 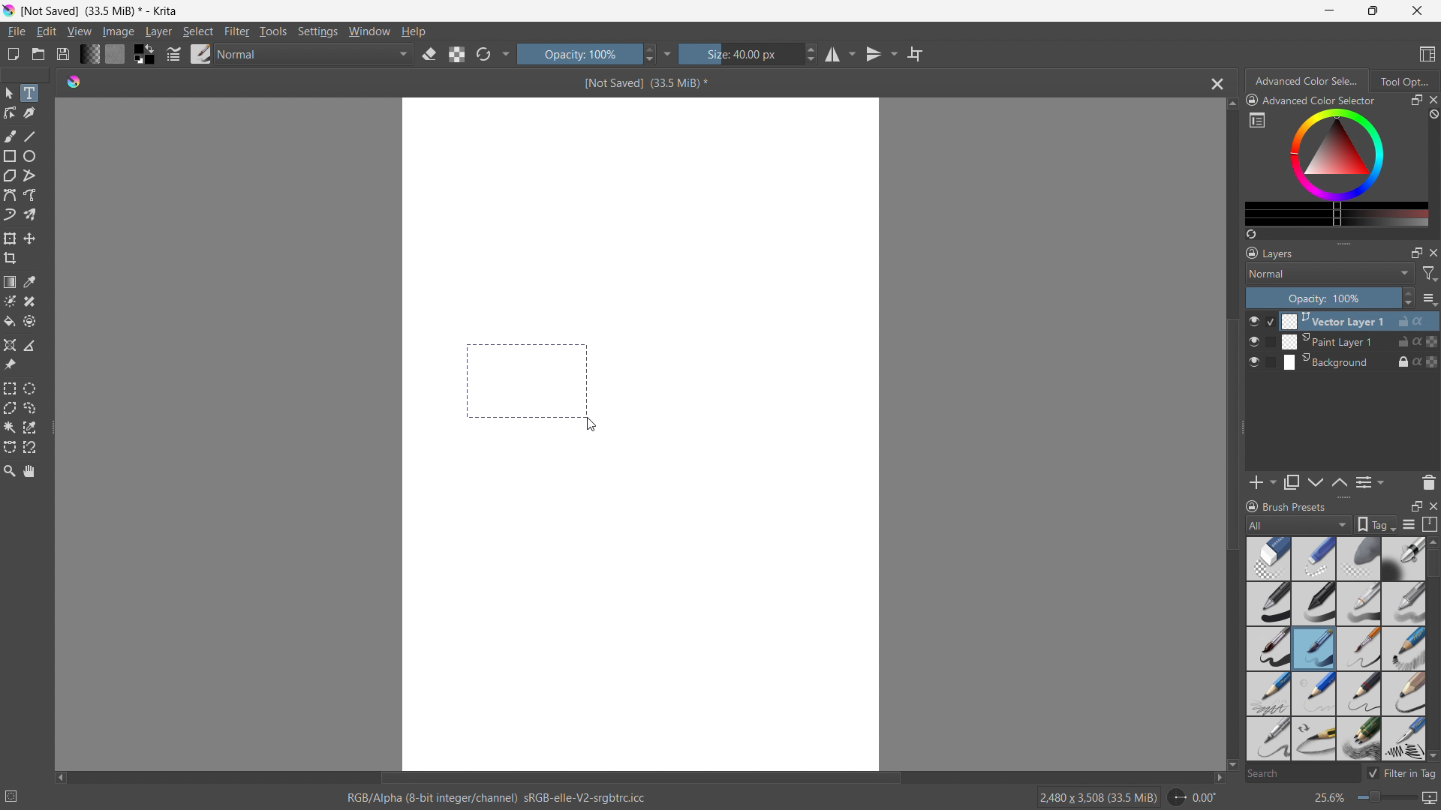 What do you see at coordinates (1268, 604) in the screenshot?
I see `bold pen` at bounding box center [1268, 604].